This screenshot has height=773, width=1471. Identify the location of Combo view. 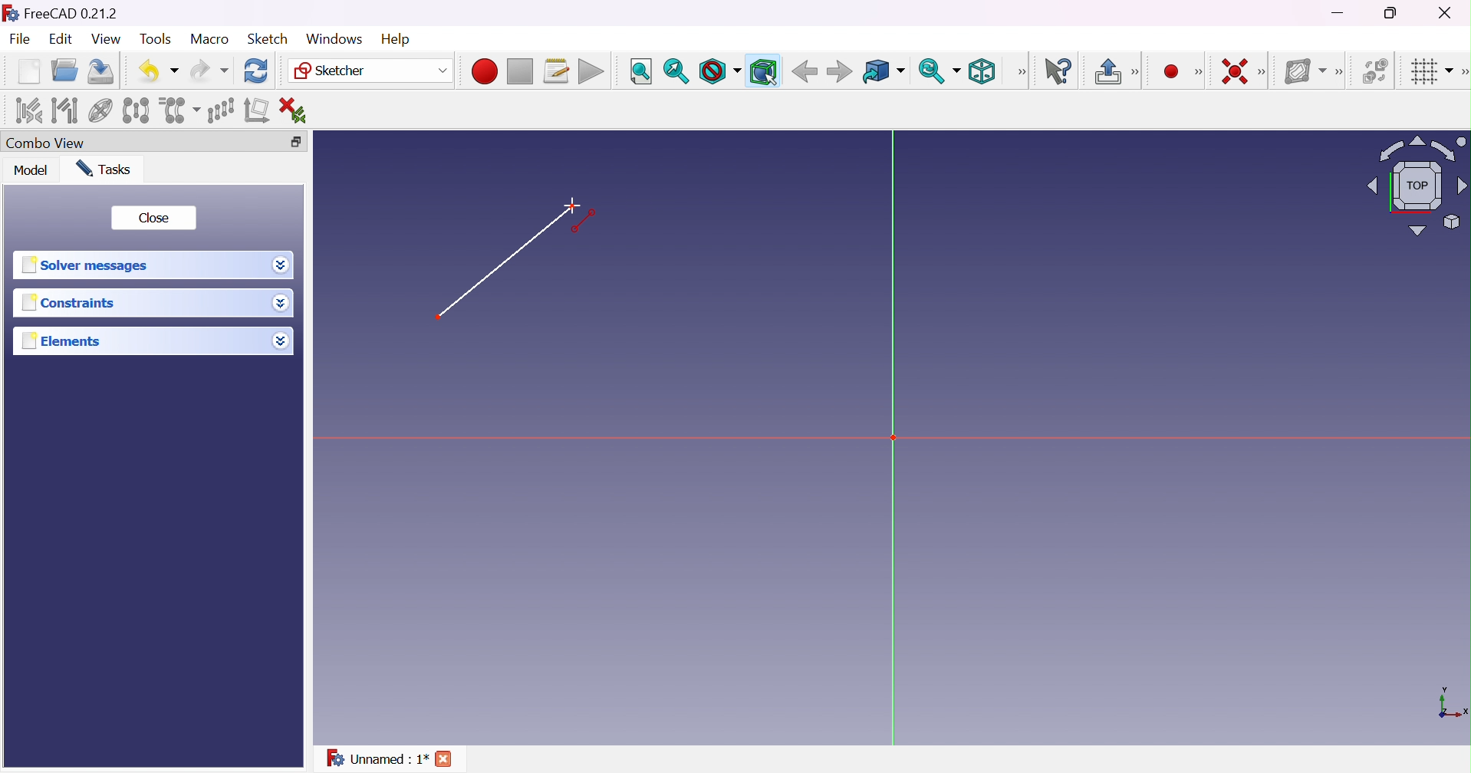
(49, 143).